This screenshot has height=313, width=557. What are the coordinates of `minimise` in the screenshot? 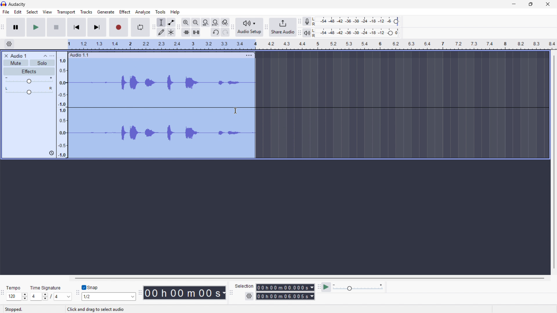 It's located at (513, 4).